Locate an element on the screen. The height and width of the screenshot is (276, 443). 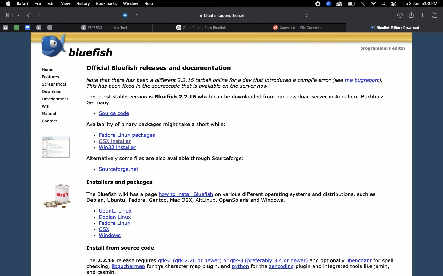
home is located at coordinates (48, 69).